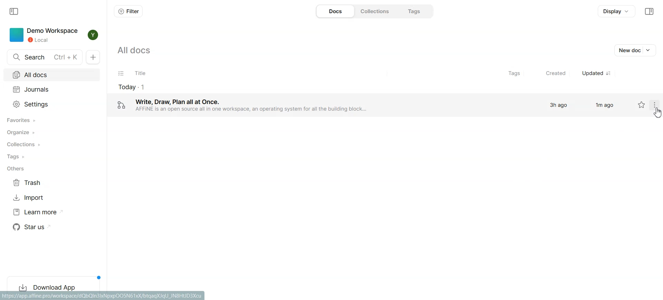 Image resolution: width=663 pixels, height=300 pixels. Describe the element at coordinates (52, 169) in the screenshot. I see `Others` at that location.